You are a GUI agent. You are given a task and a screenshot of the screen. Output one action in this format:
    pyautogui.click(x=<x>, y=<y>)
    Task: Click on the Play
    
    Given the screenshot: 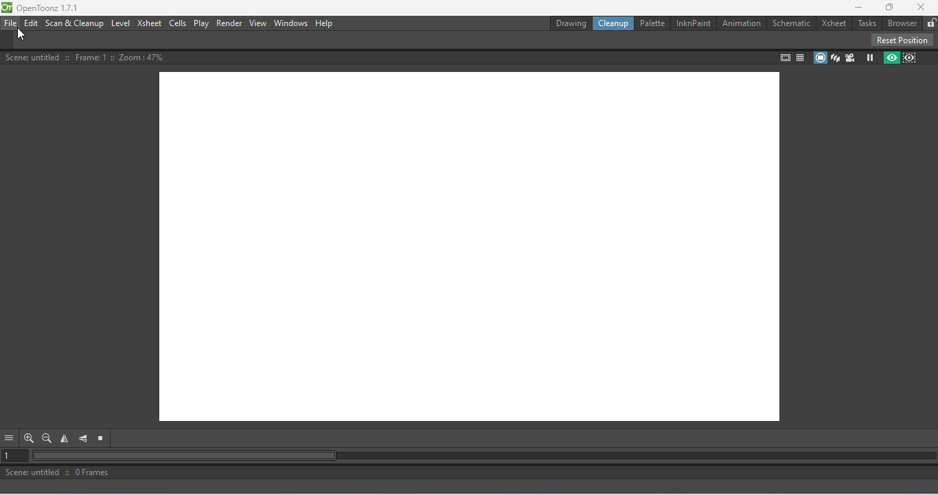 What is the action you would take?
    pyautogui.click(x=202, y=23)
    